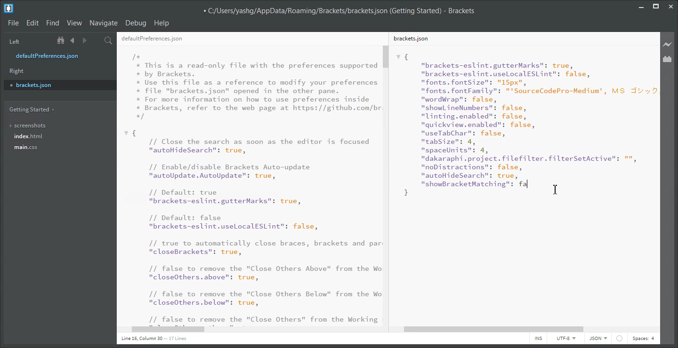  Describe the element at coordinates (27, 147) in the screenshot. I see `main.css` at that location.